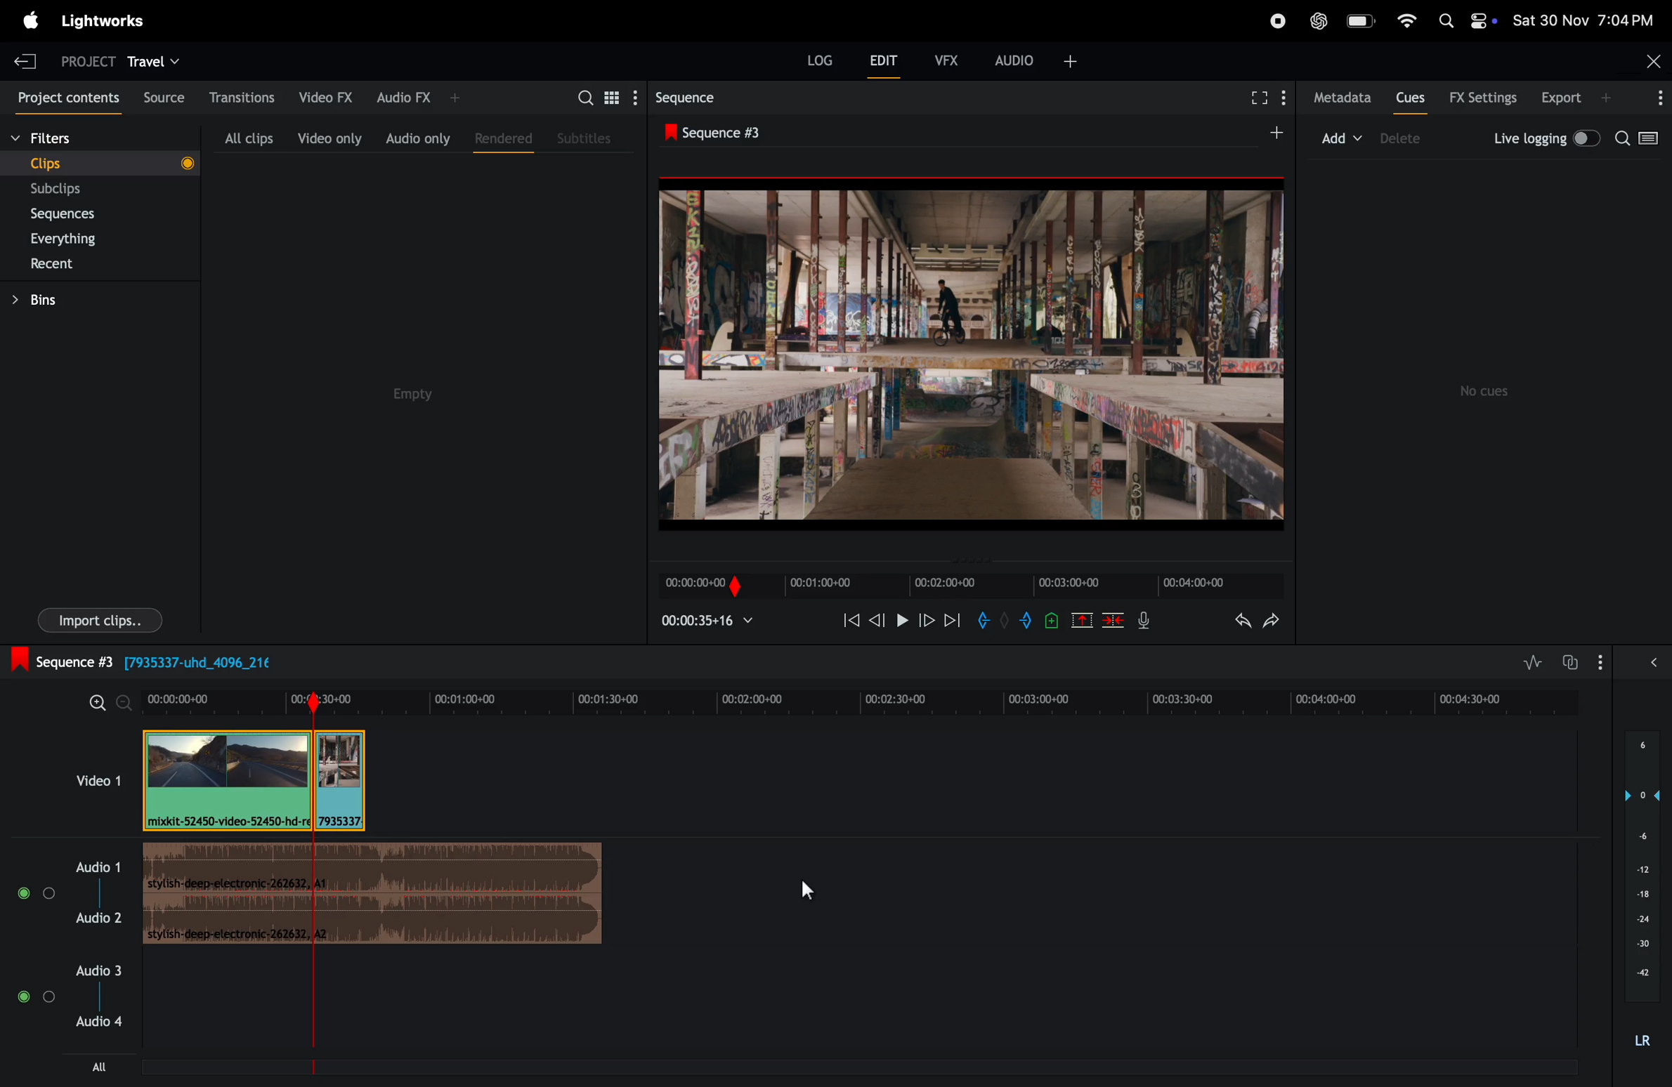  Describe the element at coordinates (1337, 98) in the screenshot. I see `metadata` at that location.